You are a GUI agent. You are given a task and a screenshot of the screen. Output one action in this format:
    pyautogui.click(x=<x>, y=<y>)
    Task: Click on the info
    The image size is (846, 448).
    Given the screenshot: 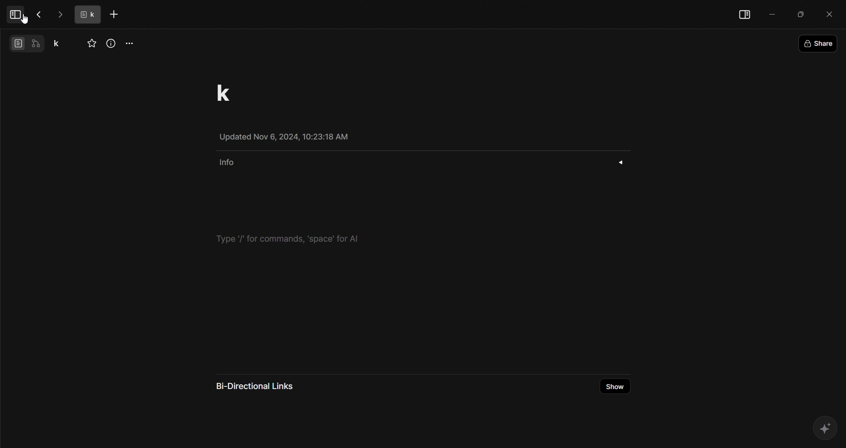 What is the action you would take?
    pyautogui.click(x=418, y=161)
    